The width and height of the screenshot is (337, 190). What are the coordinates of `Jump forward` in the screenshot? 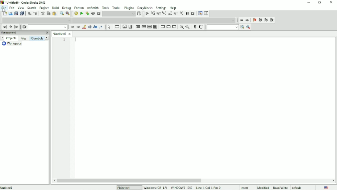 It's located at (16, 27).